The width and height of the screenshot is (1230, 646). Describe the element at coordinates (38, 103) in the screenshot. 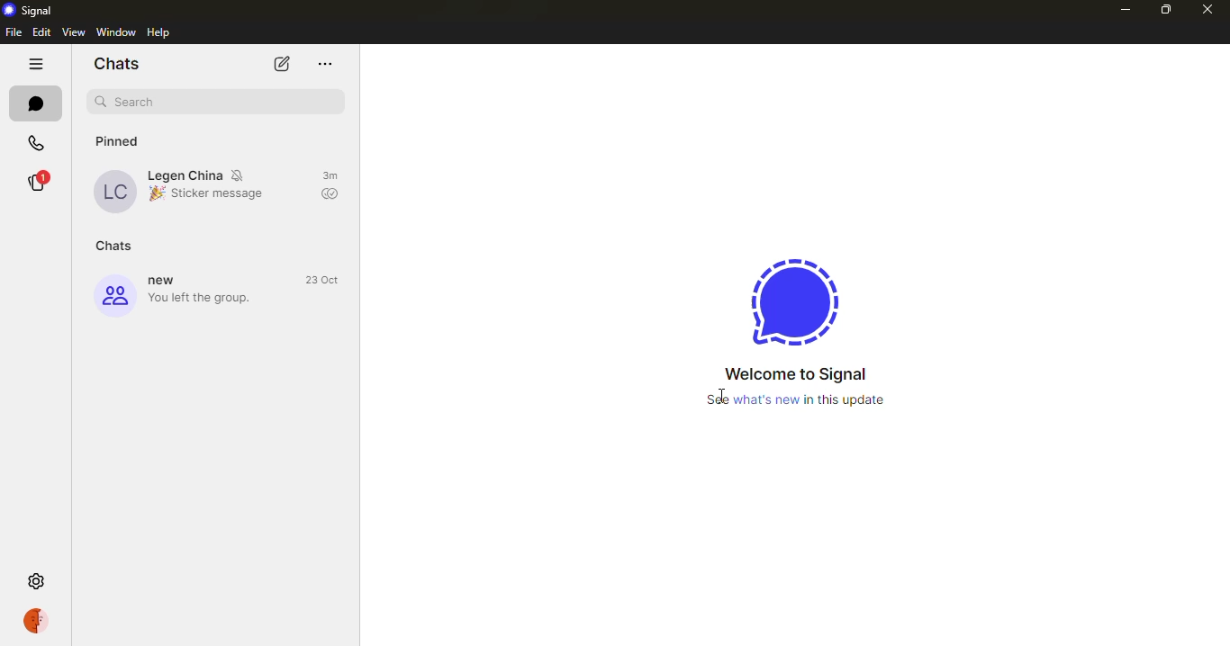

I see `chats` at that location.